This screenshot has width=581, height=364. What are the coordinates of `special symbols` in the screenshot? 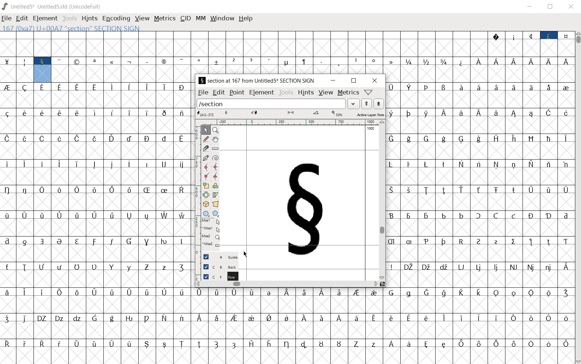 It's located at (530, 35).